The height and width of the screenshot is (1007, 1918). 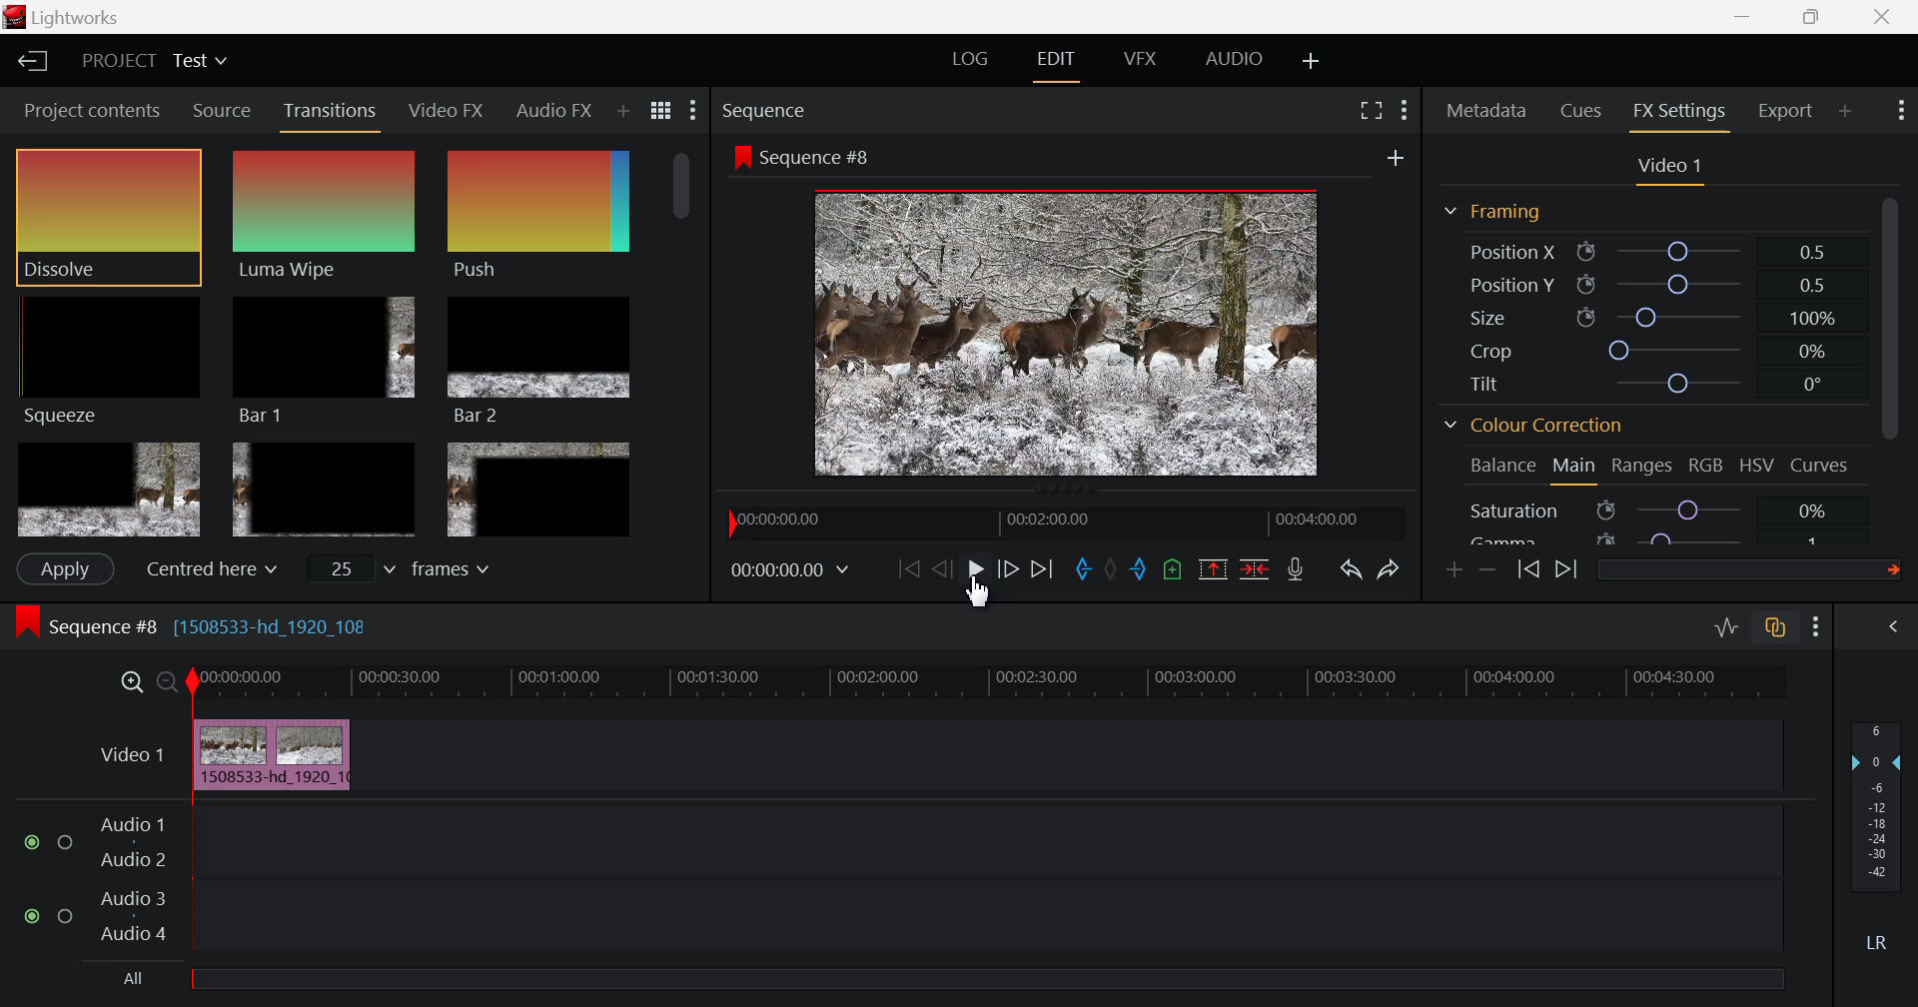 What do you see at coordinates (1654, 285) in the screenshot?
I see `Position Y` at bounding box center [1654, 285].